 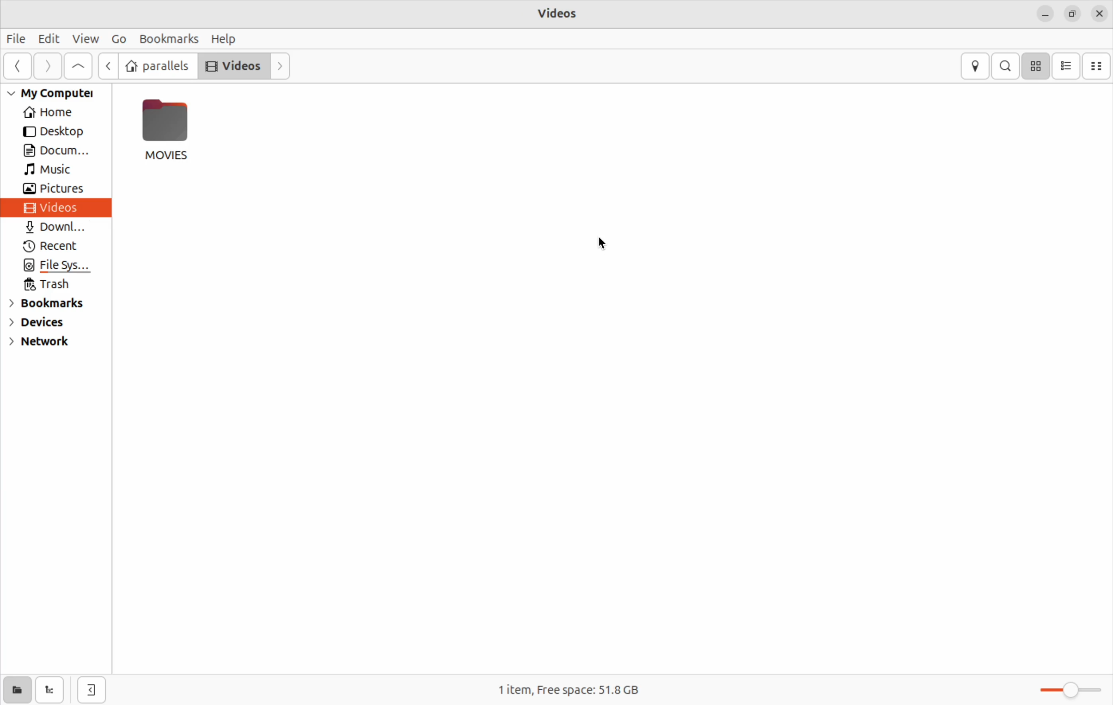 I want to click on File, so click(x=15, y=39).